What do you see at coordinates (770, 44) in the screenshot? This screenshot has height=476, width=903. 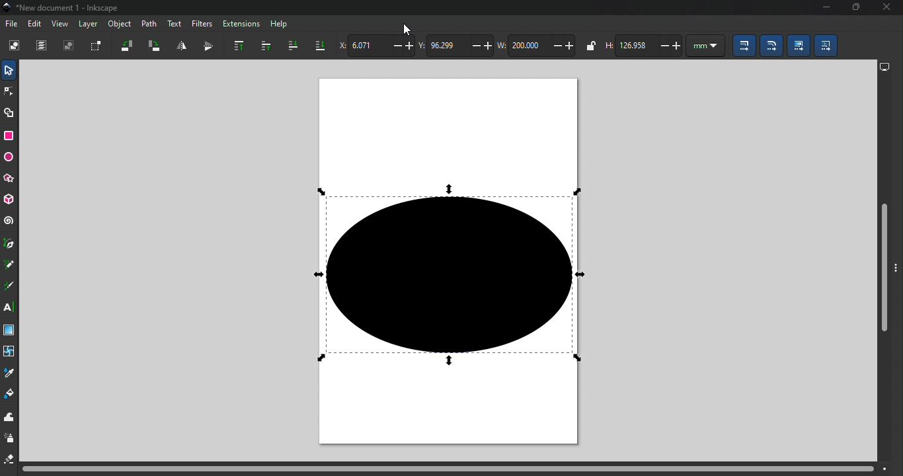 I see `When scaling rectangles, scale the radii of rounded corners` at bounding box center [770, 44].